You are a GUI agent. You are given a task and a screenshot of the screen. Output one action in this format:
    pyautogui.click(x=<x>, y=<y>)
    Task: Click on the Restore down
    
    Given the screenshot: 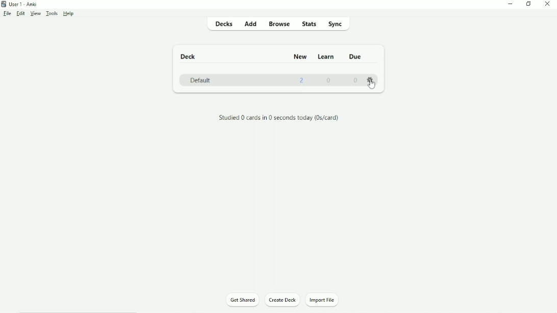 What is the action you would take?
    pyautogui.click(x=528, y=4)
    